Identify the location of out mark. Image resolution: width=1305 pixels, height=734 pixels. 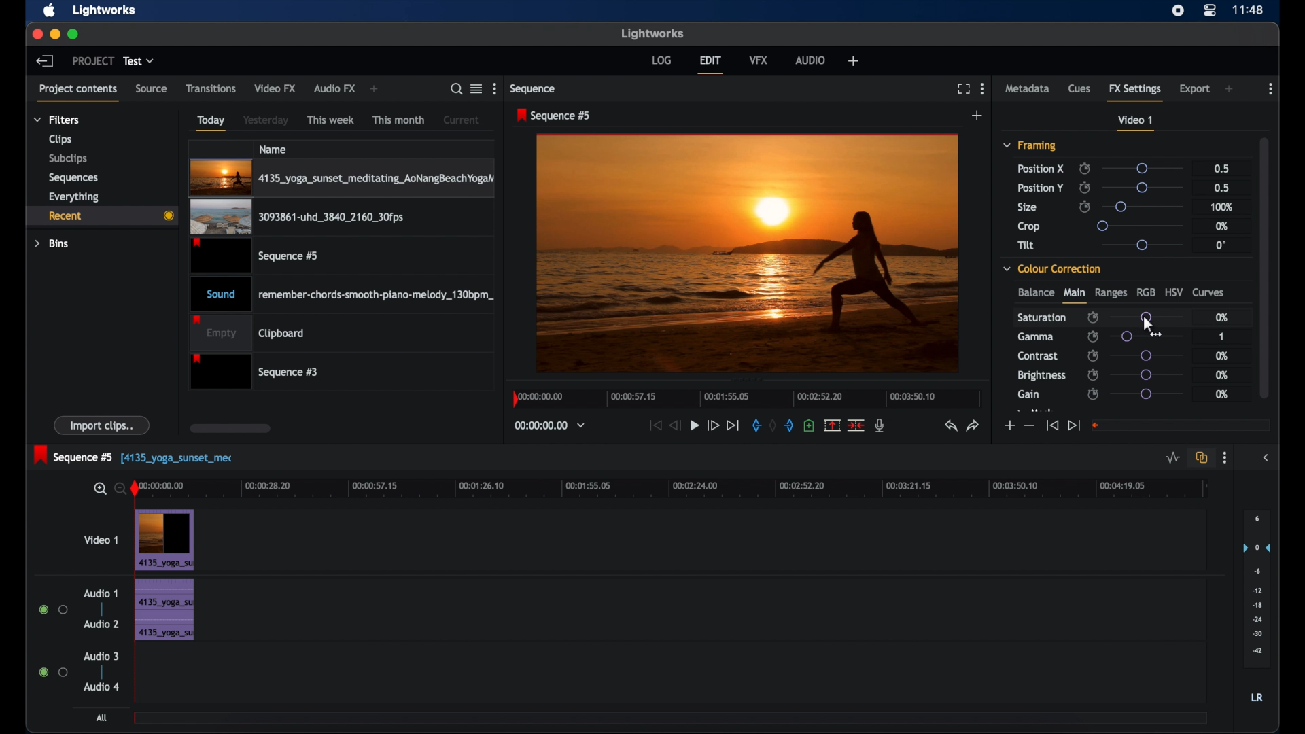
(790, 425).